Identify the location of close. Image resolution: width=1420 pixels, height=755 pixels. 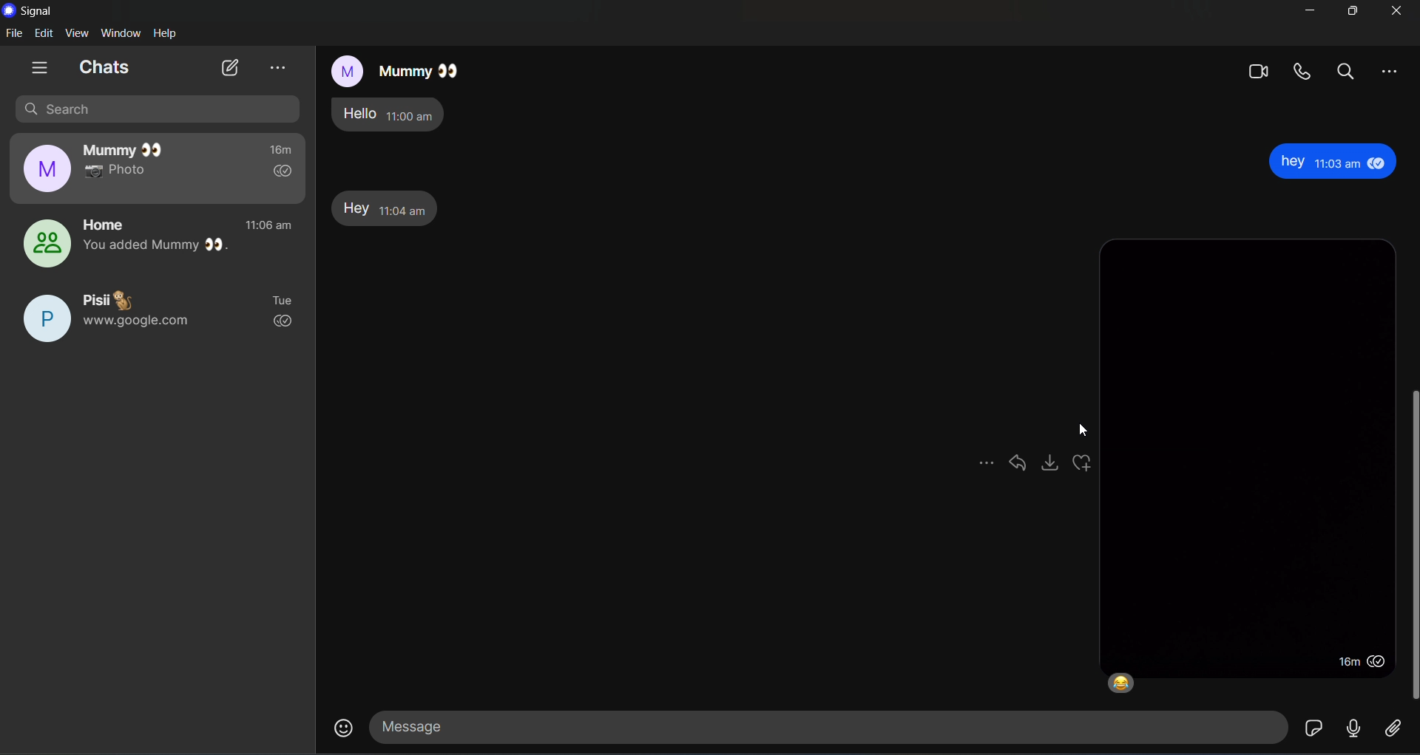
(1396, 11).